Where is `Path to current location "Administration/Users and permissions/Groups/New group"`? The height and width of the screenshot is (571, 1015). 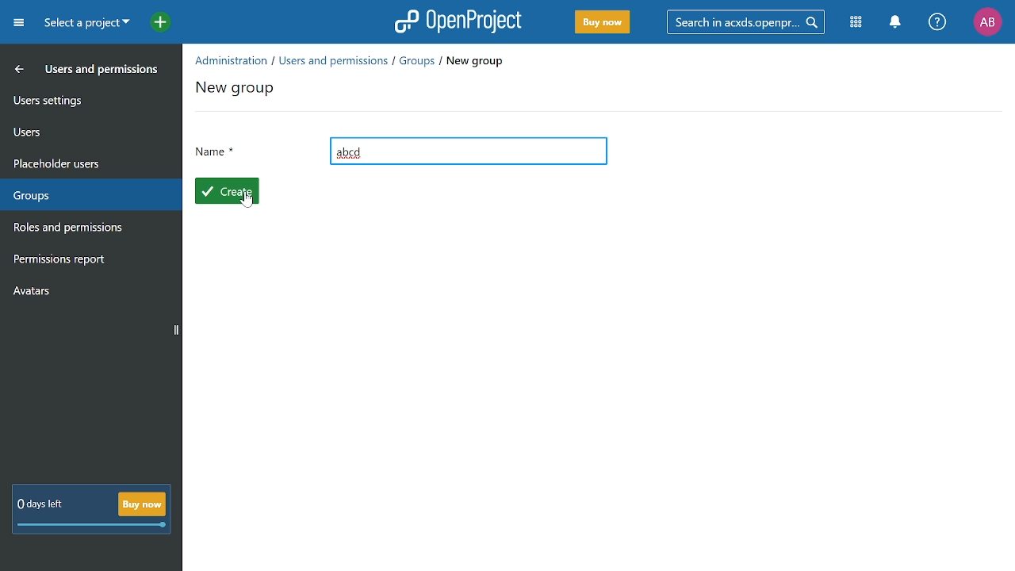
Path to current location "Administration/Users and permissions/Groups/New group" is located at coordinates (350, 61).